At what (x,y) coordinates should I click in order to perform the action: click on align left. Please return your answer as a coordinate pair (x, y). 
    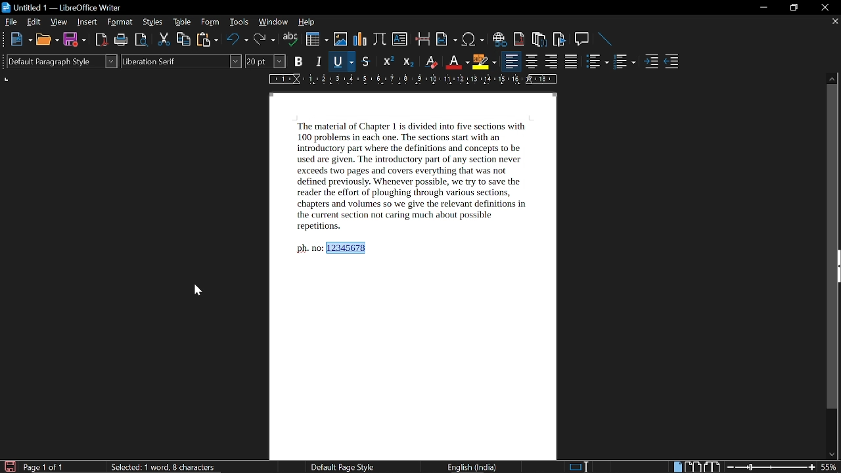
    Looking at the image, I should click on (511, 62).